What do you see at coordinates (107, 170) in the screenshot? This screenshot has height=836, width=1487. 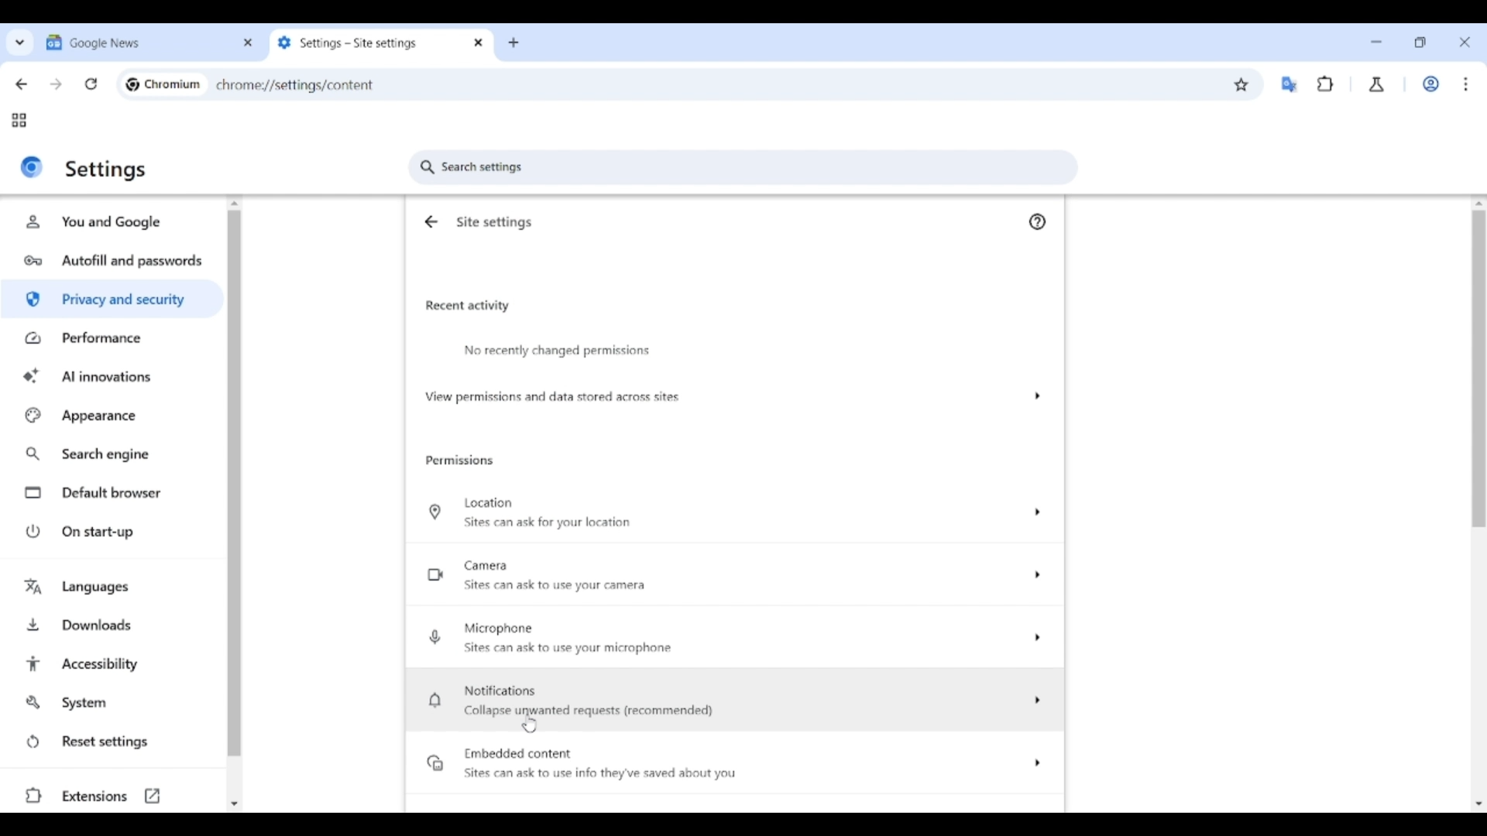 I see `Settings` at bounding box center [107, 170].